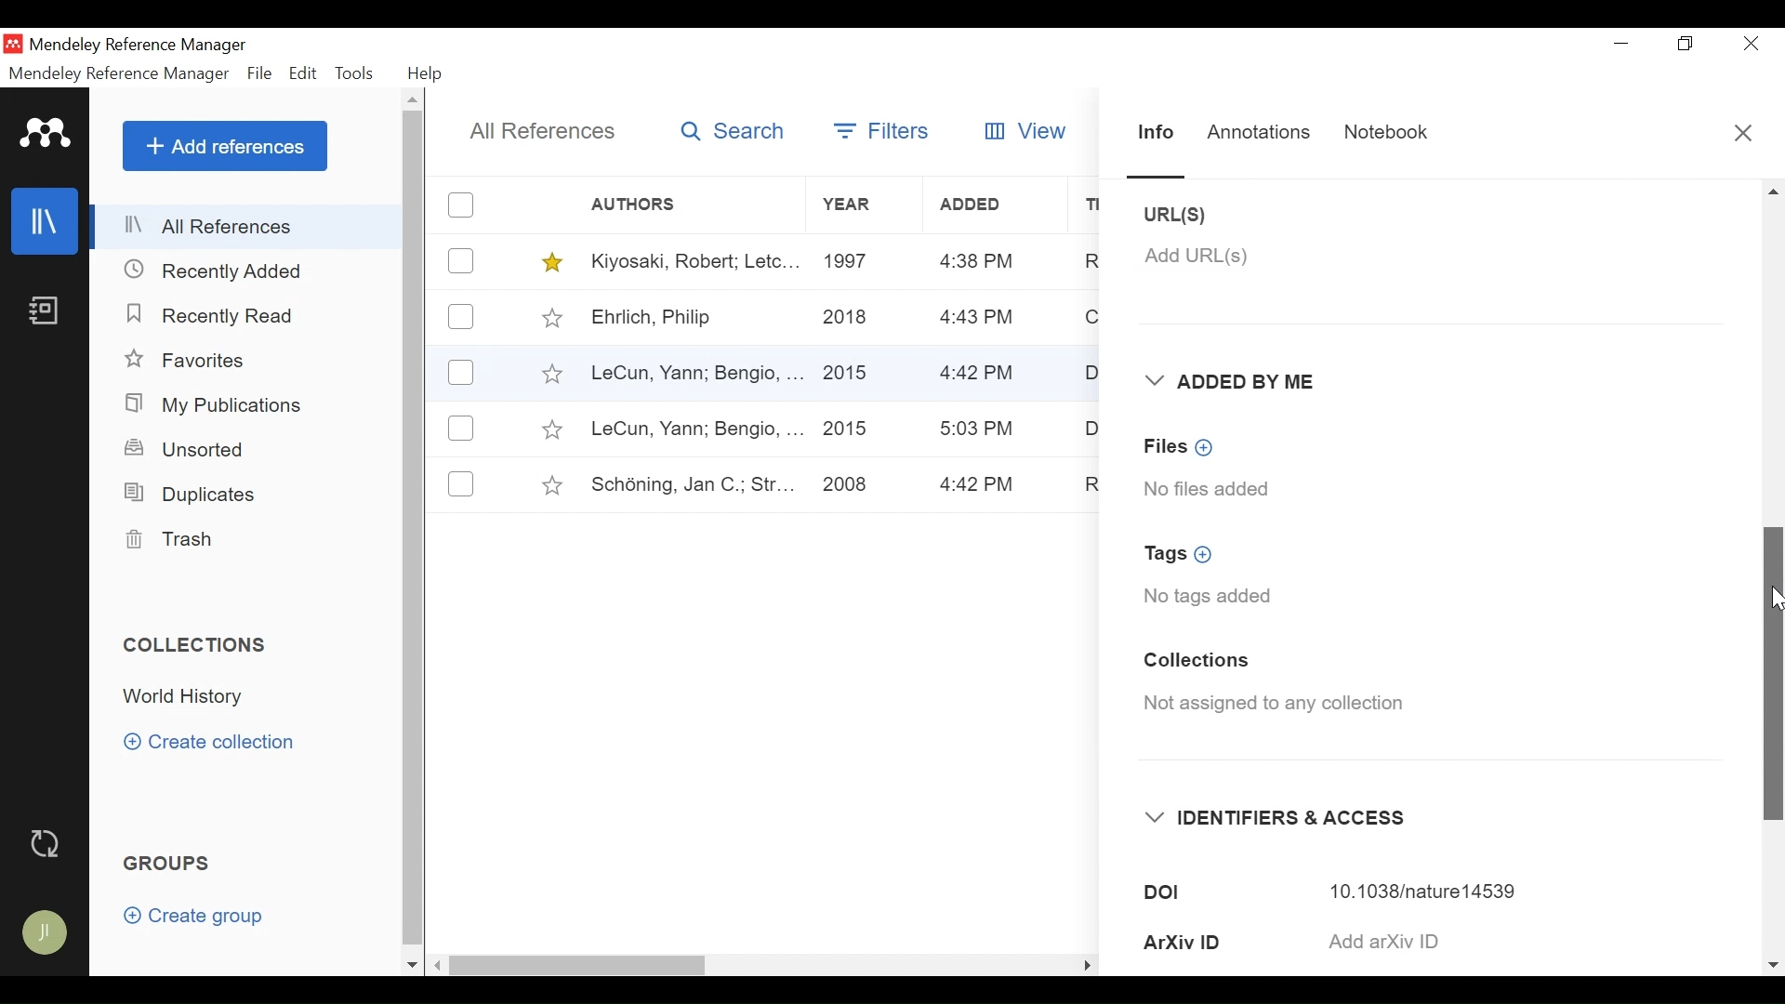 The height and width of the screenshot is (1004, 1785). I want to click on Create group, so click(203, 919).